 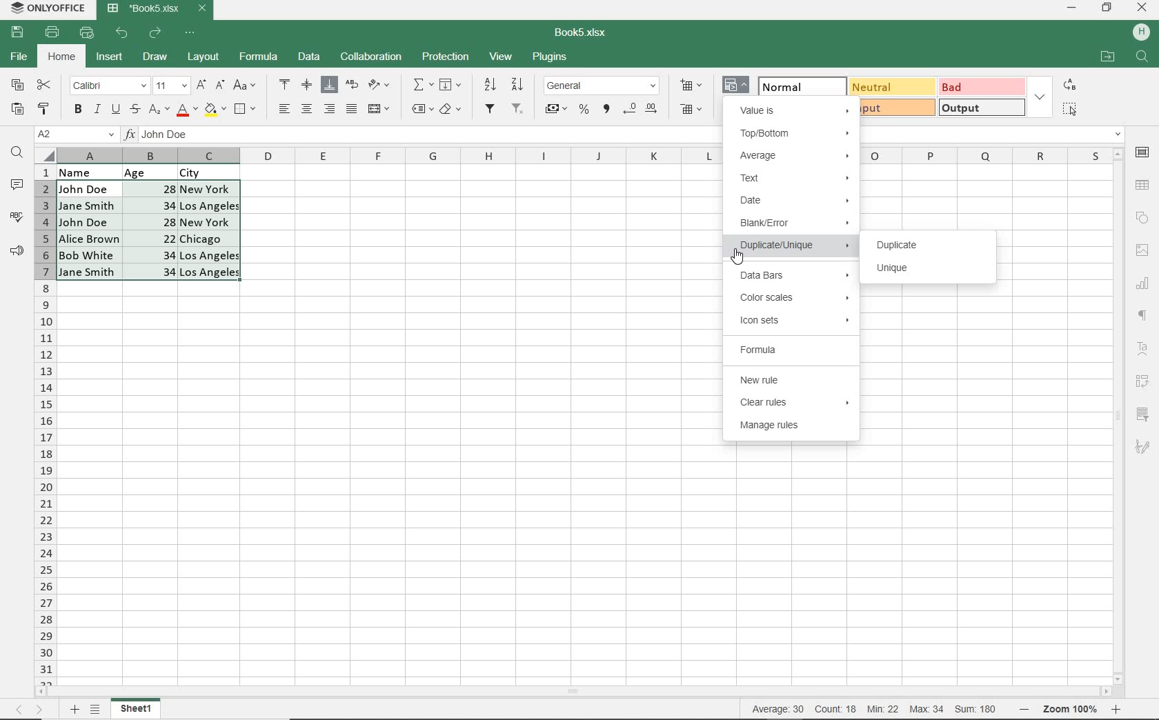 What do you see at coordinates (215, 108) in the screenshot?
I see `FILL COLOR` at bounding box center [215, 108].